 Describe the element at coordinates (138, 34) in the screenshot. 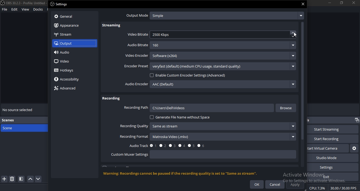

I see `video bitrate ` at that location.